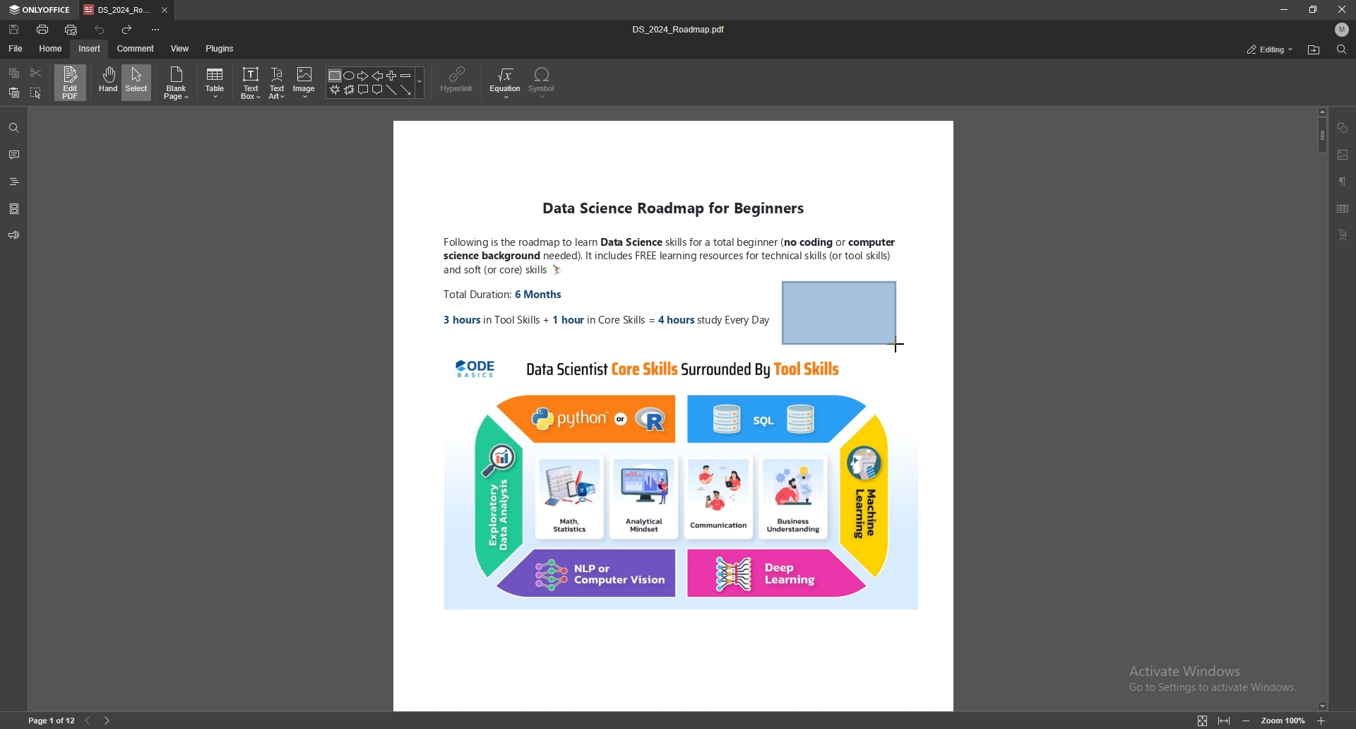 The height and width of the screenshot is (729, 1356). Describe the element at coordinates (100, 28) in the screenshot. I see `undo` at that location.